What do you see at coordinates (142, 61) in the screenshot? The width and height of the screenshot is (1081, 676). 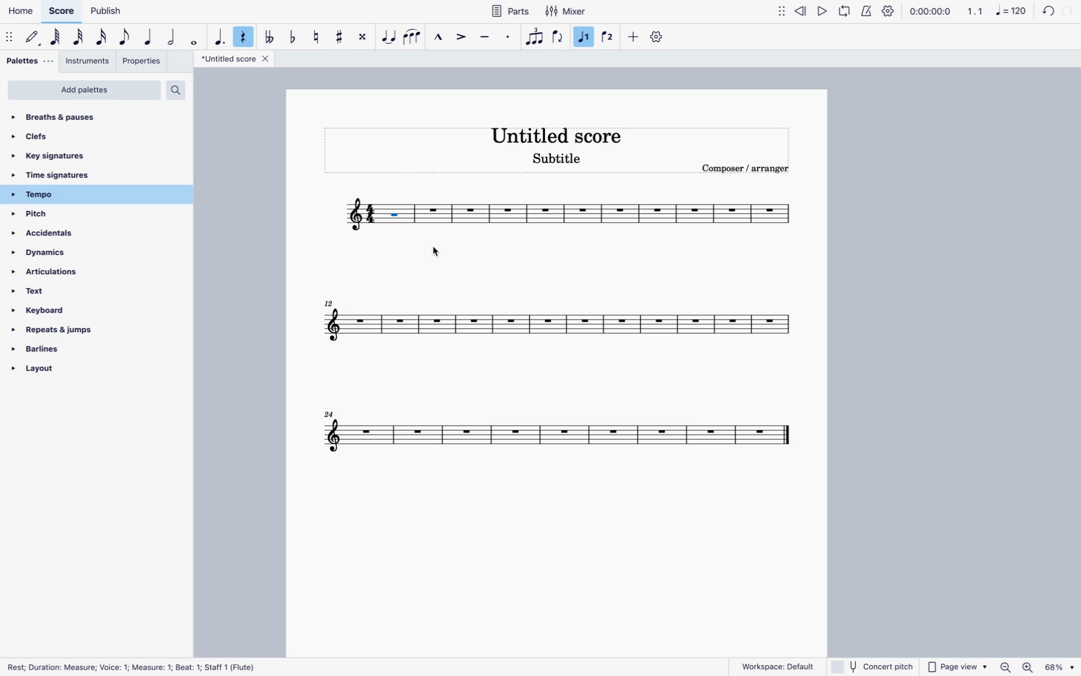 I see `properties` at bounding box center [142, 61].